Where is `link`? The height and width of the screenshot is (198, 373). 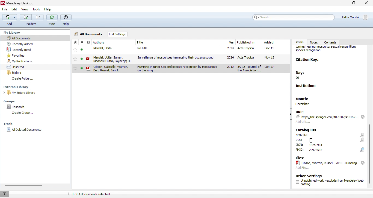 link is located at coordinates (328, 117).